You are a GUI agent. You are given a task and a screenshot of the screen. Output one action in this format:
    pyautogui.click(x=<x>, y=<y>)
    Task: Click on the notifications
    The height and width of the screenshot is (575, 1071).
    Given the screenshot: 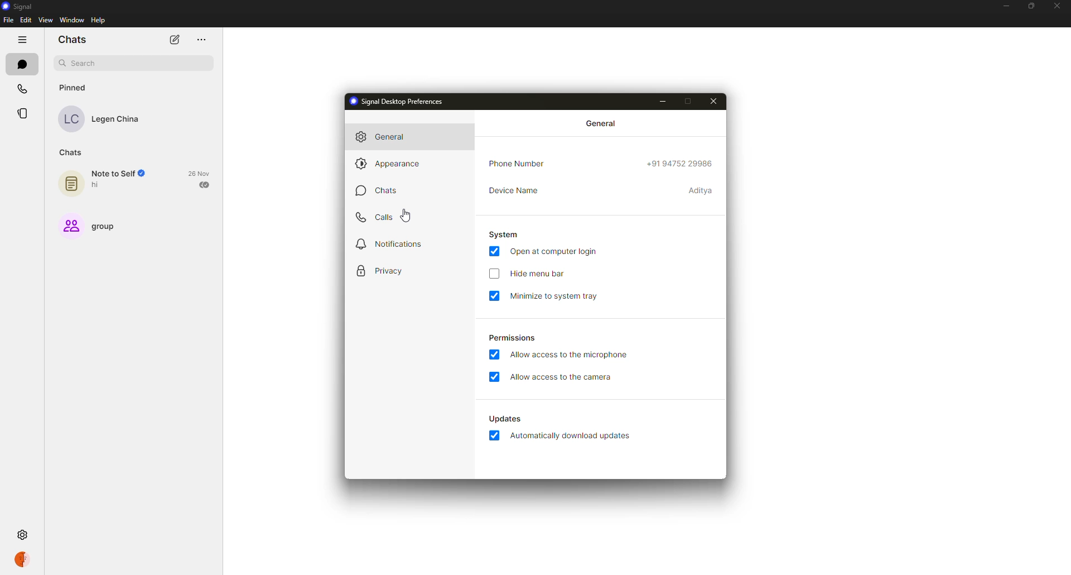 What is the action you would take?
    pyautogui.click(x=397, y=243)
    